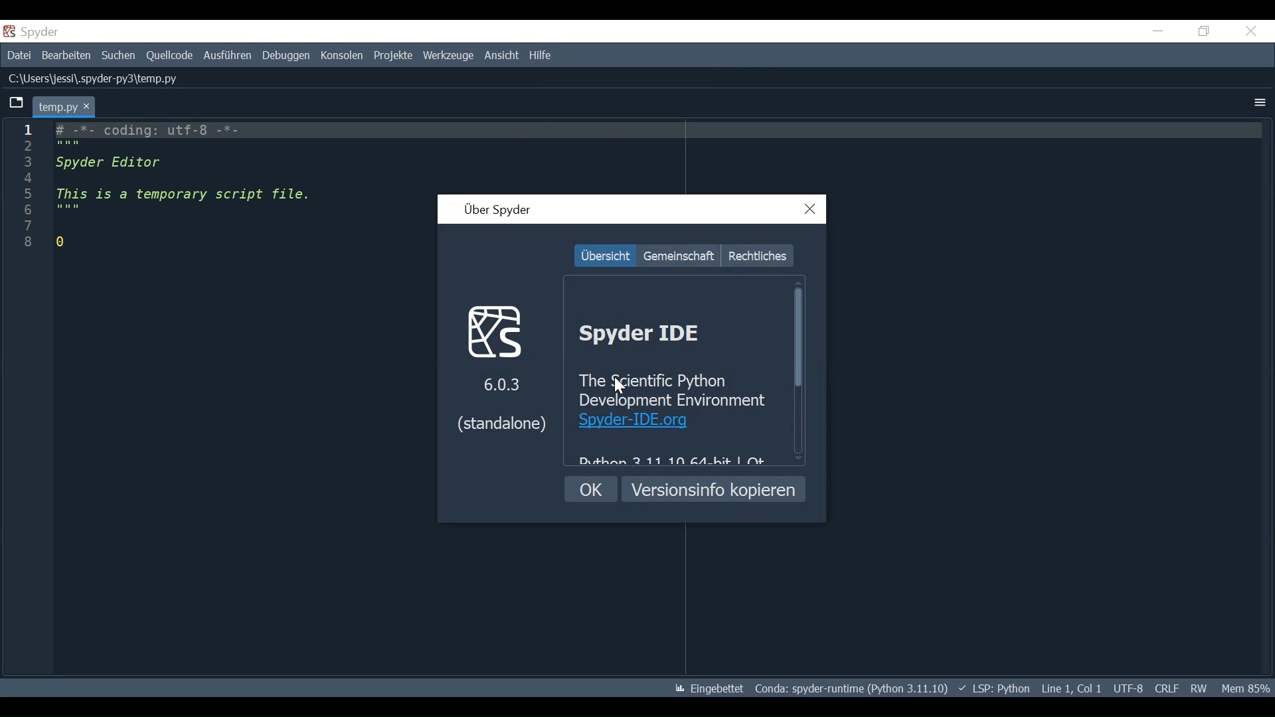 This screenshot has width=1275, height=717. What do you see at coordinates (1258, 102) in the screenshot?
I see `More options` at bounding box center [1258, 102].